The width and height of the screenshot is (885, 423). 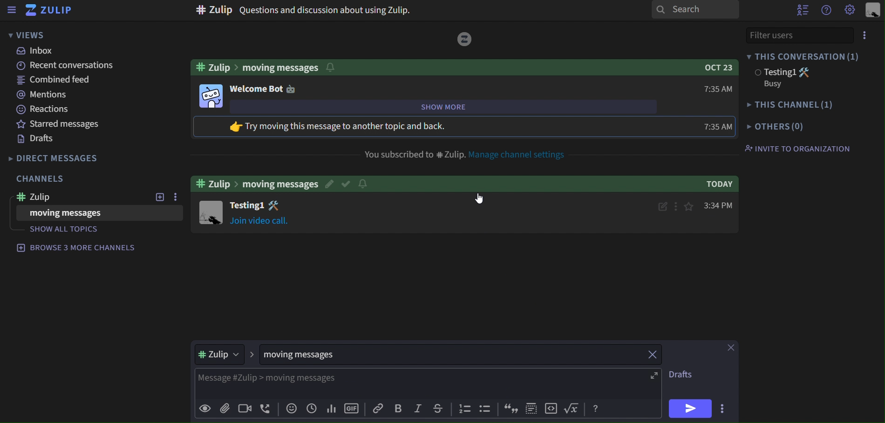 What do you see at coordinates (824, 11) in the screenshot?
I see `help` at bounding box center [824, 11].